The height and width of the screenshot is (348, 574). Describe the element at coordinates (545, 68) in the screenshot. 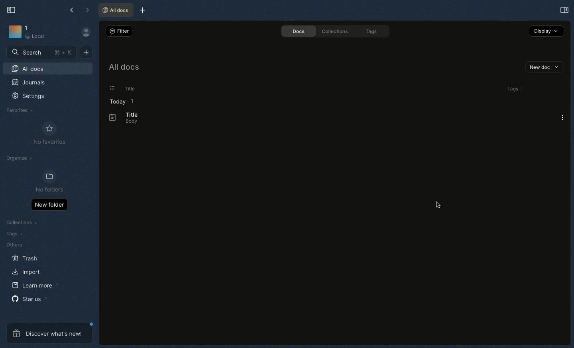

I see `New doc` at that location.